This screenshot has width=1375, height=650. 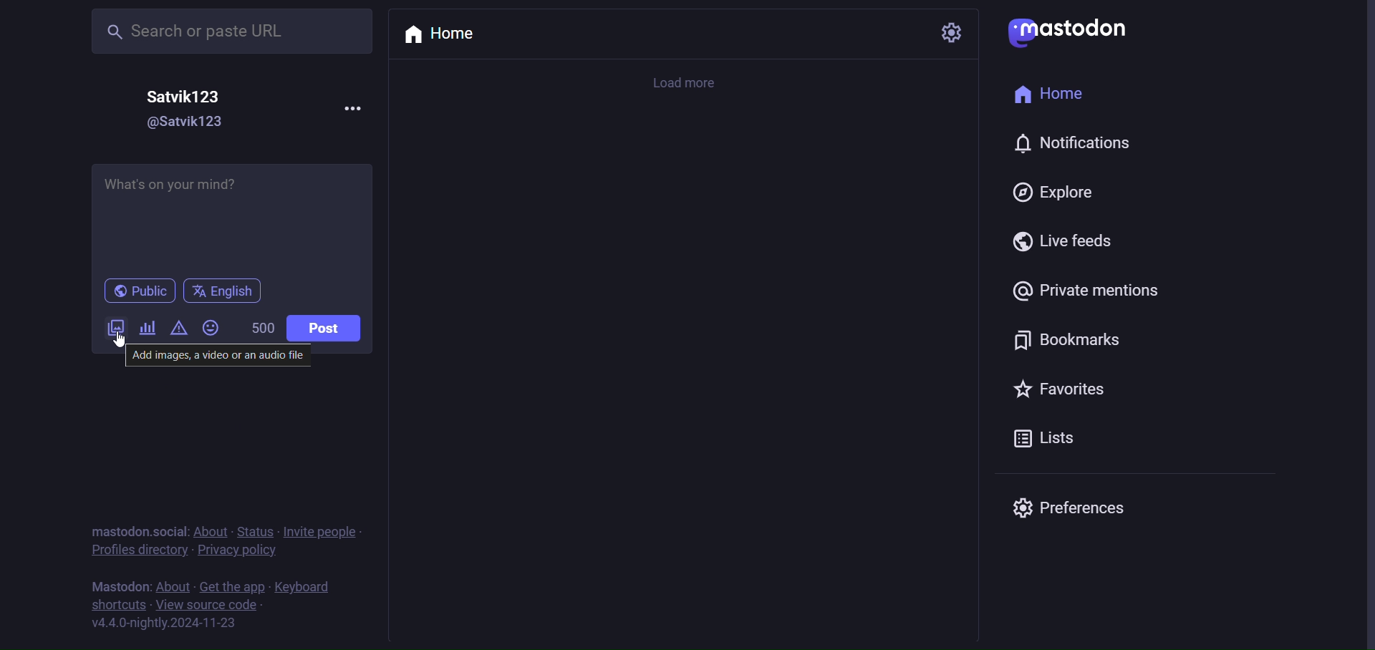 What do you see at coordinates (254, 324) in the screenshot?
I see `500` at bounding box center [254, 324].